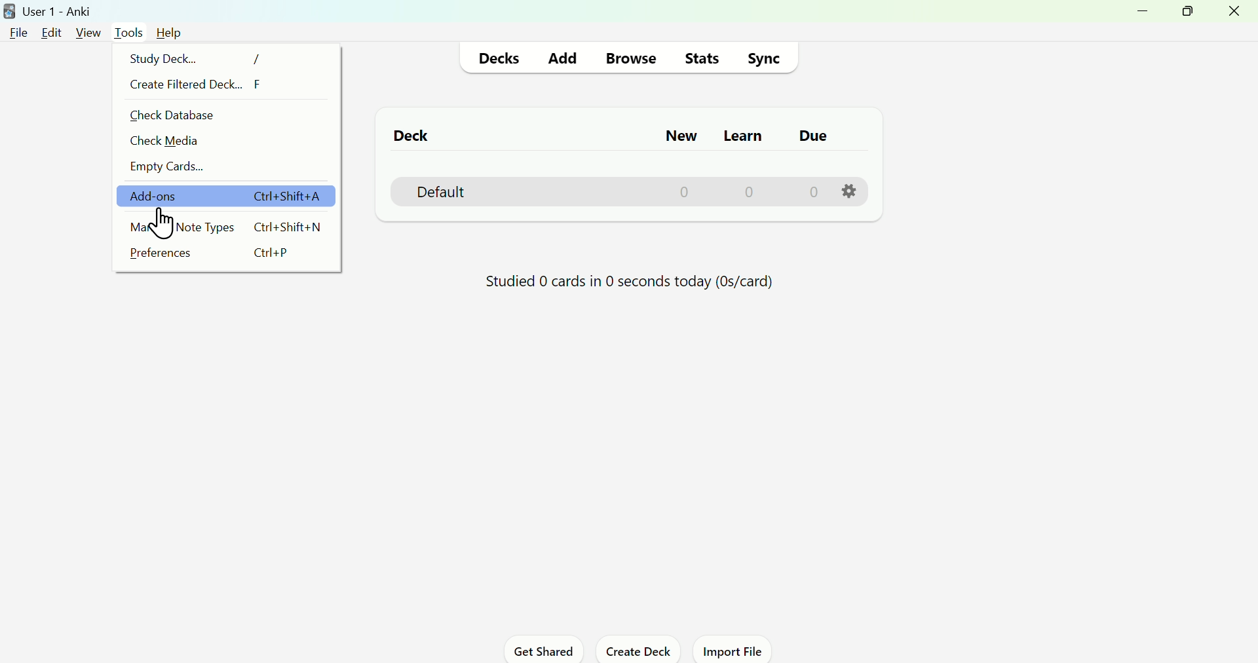  I want to click on Help, so click(172, 33).